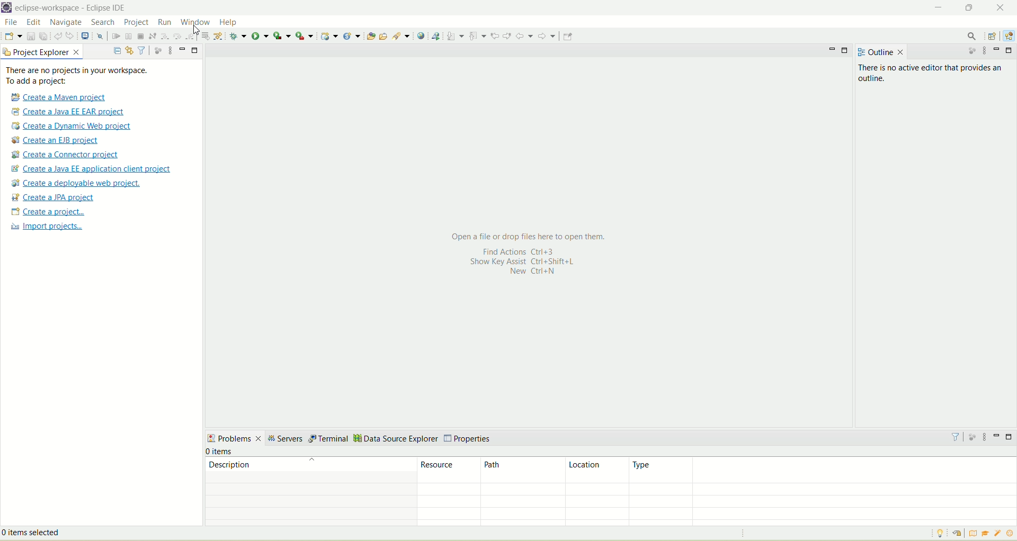  What do you see at coordinates (304, 36) in the screenshot?
I see `run last tool` at bounding box center [304, 36].